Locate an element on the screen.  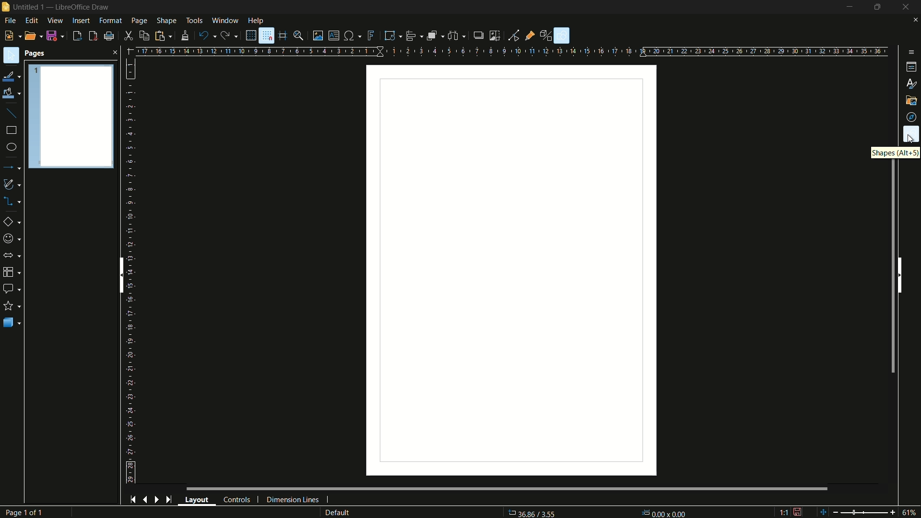
next page is located at coordinates (157, 500).